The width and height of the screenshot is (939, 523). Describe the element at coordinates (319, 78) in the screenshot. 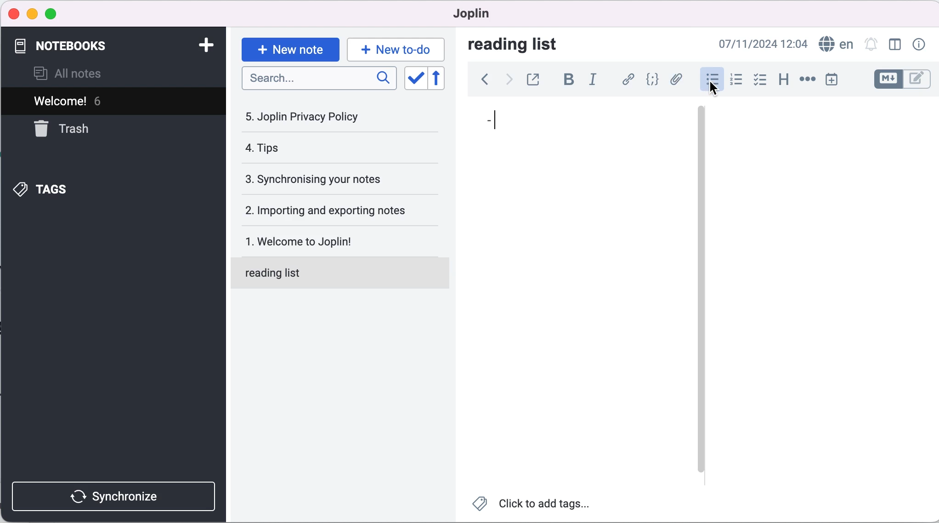

I see `search` at that location.